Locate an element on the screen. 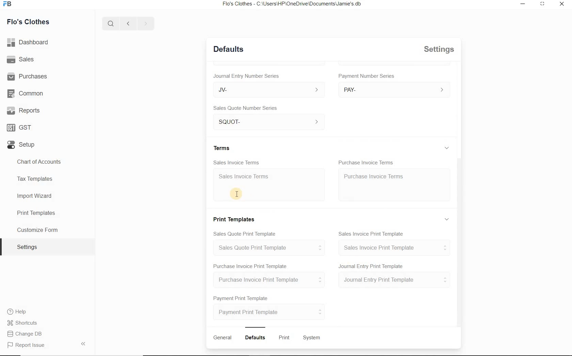 Image resolution: width=572 pixels, height=356 pixels. Journal Entry Print Template is located at coordinates (393, 280).